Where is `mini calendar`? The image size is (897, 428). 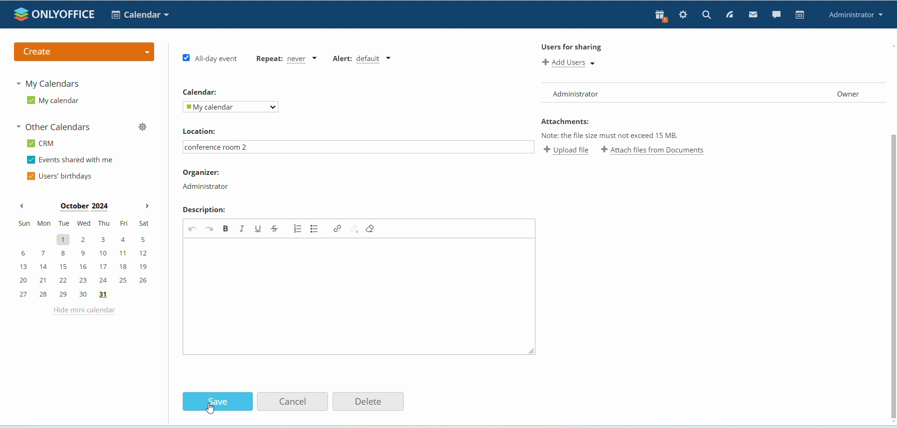
mini calendar is located at coordinates (84, 259).